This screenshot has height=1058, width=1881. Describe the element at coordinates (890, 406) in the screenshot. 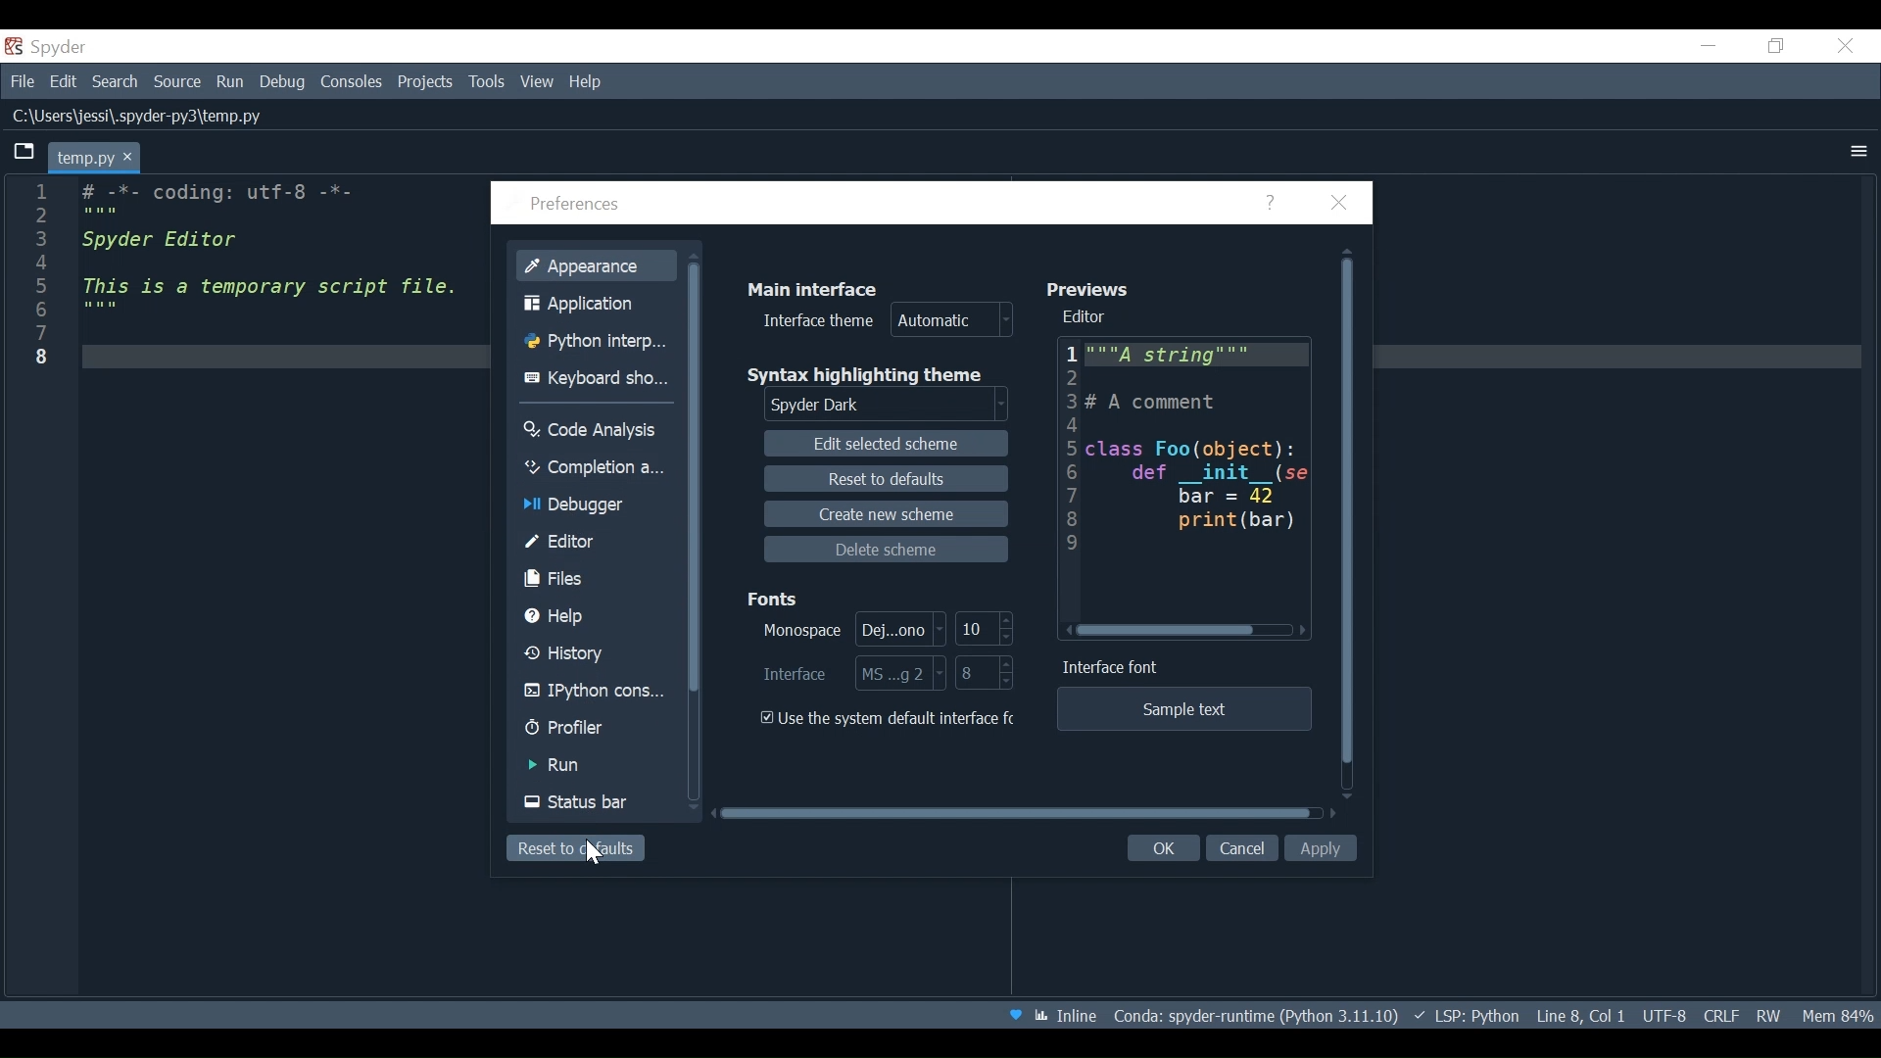

I see `Select Syntax highlighting theme` at that location.